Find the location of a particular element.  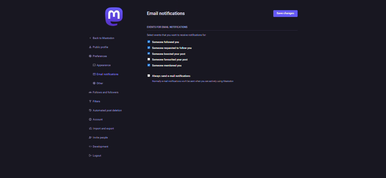

follows and followers is located at coordinates (105, 93).